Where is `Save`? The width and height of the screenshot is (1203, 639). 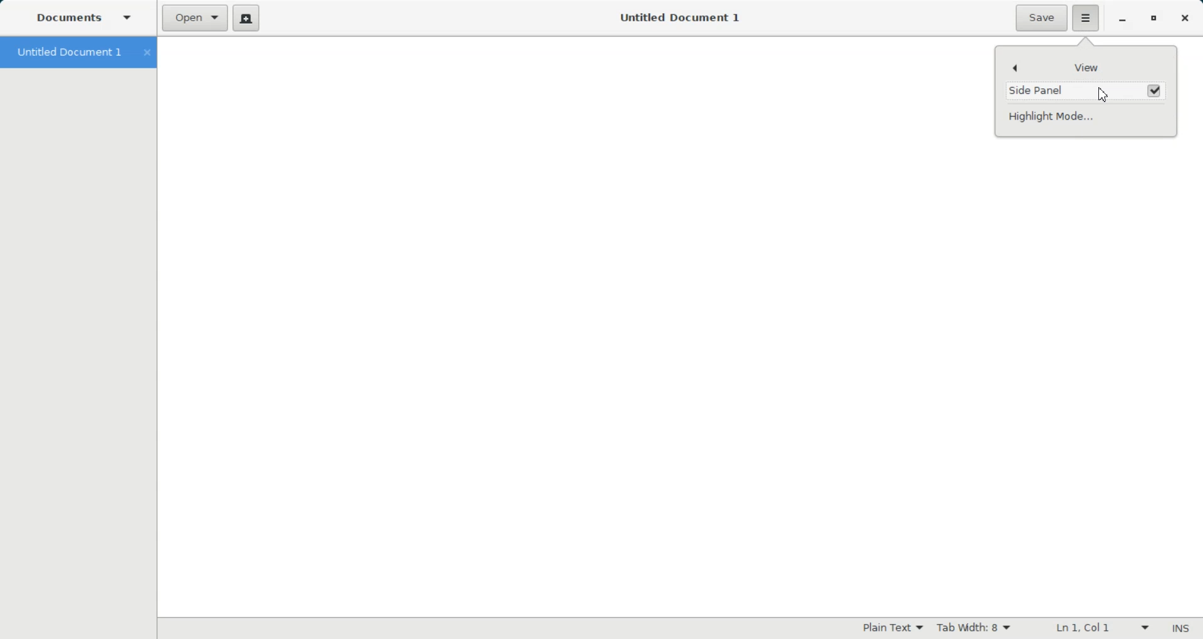
Save is located at coordinates (1040, 18).